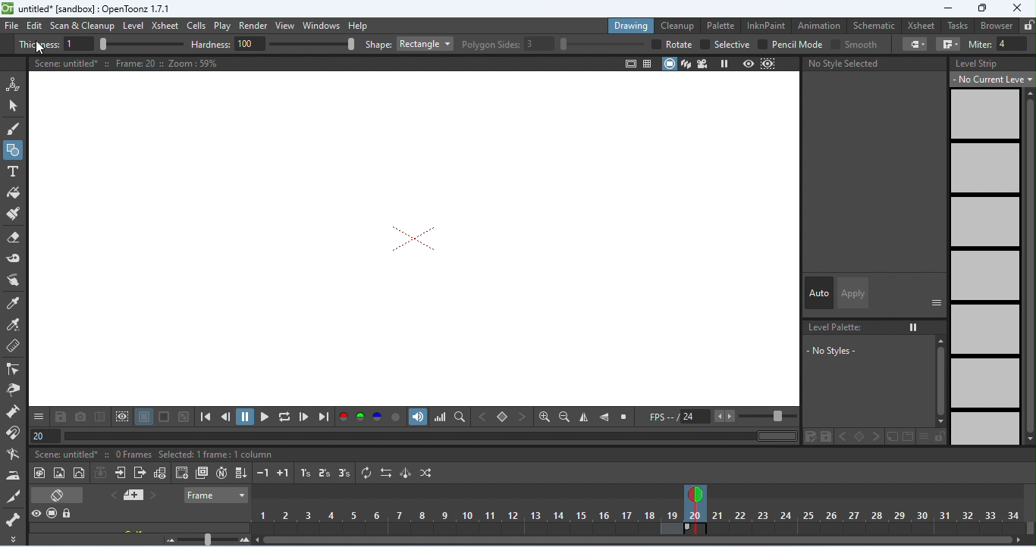 This screenshot has width=1036, height=547. What do you see at coordinates (36, 528) in the screenshot?
I see `toggle visibility` at bounding box center [36, 528].